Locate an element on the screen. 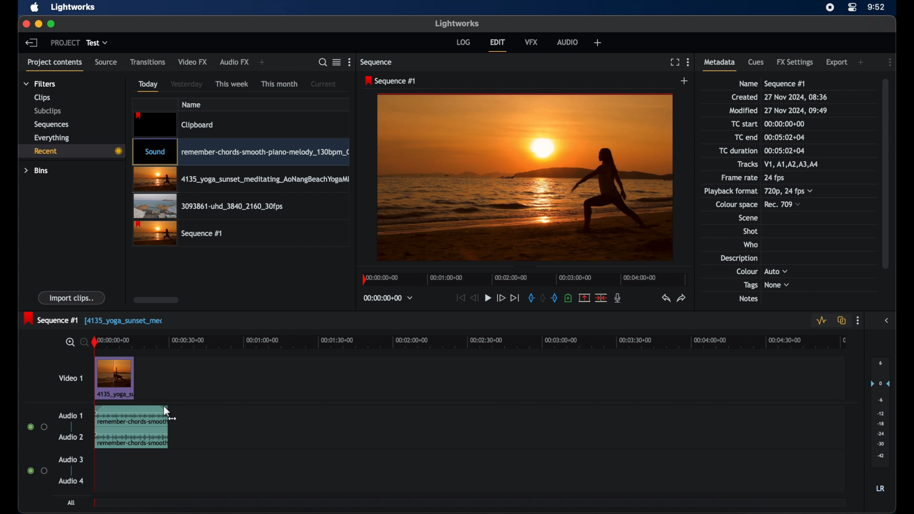  video clip is located at coordinates (175, 124).